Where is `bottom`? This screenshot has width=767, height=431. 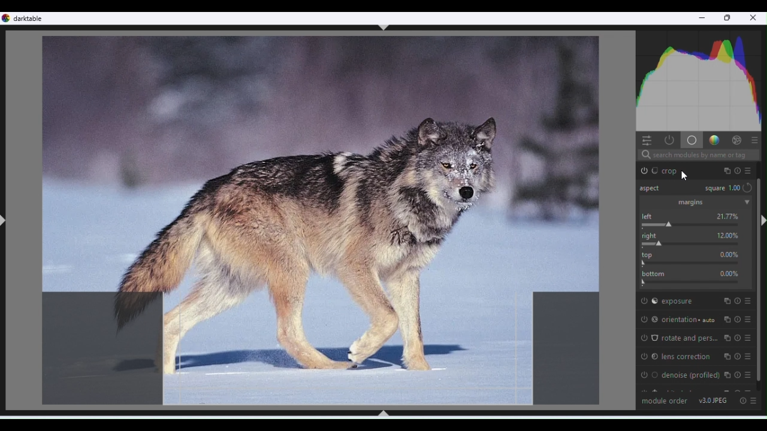
bottom is located at coordinates (653, 272).